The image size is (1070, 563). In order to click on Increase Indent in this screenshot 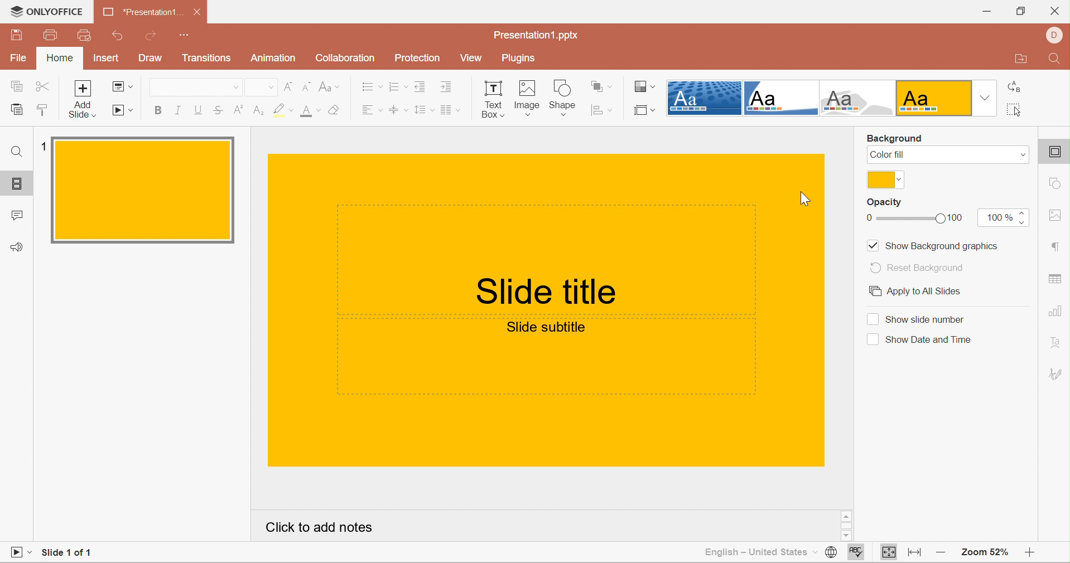, I will do `click(446, 88)`.